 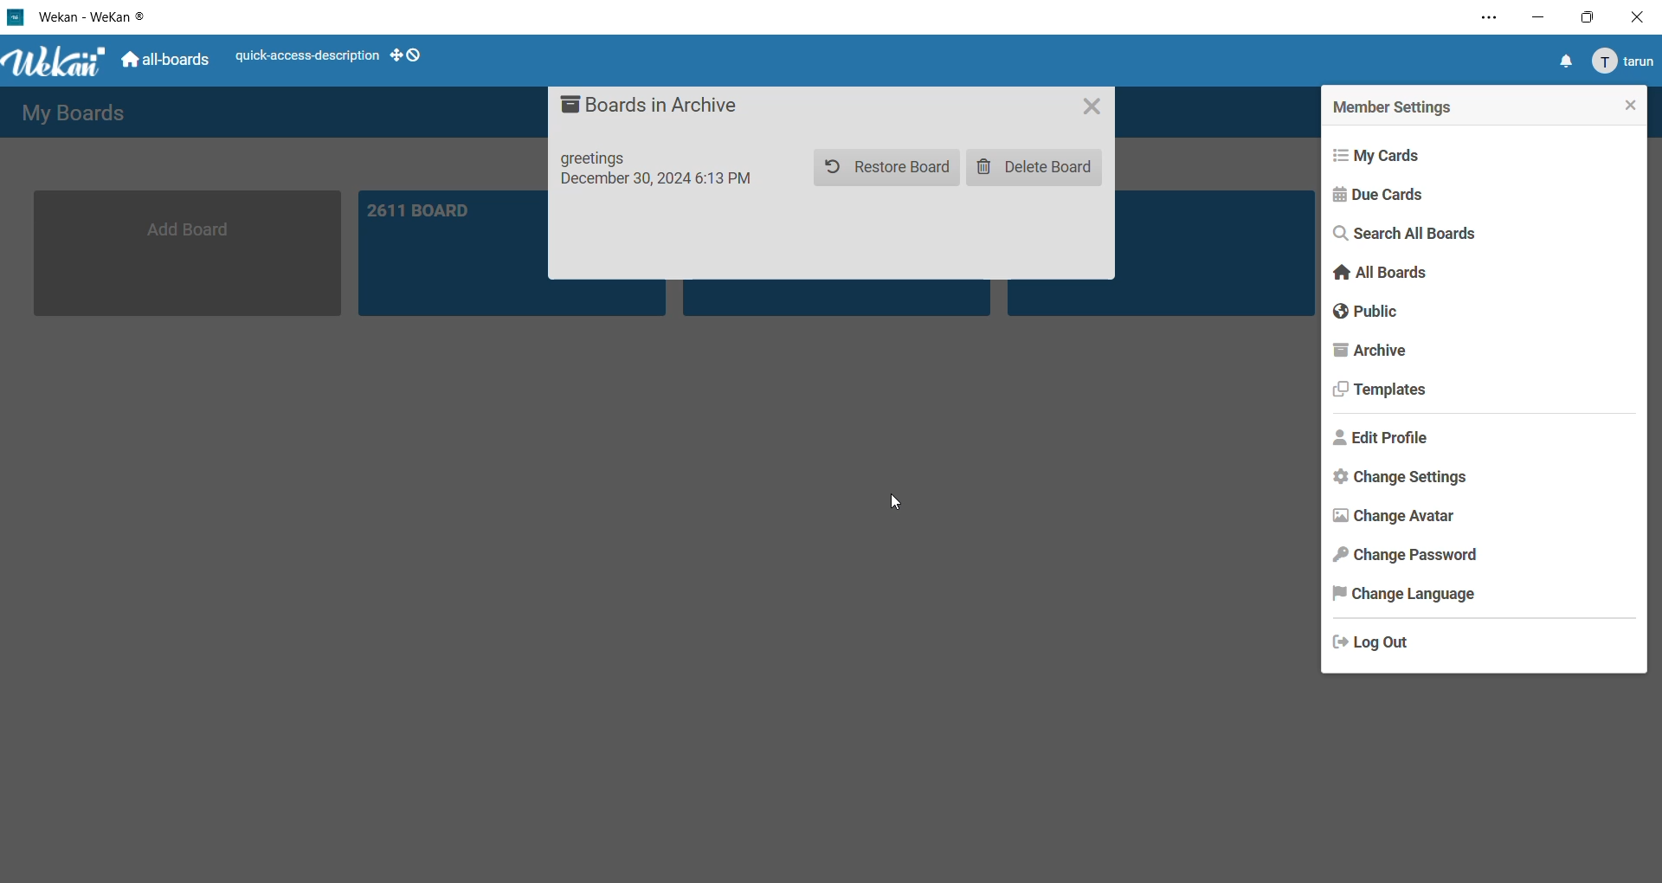 I want to click on greetings December 30, 2024 6:13 PM, so click(x=665, y=172).